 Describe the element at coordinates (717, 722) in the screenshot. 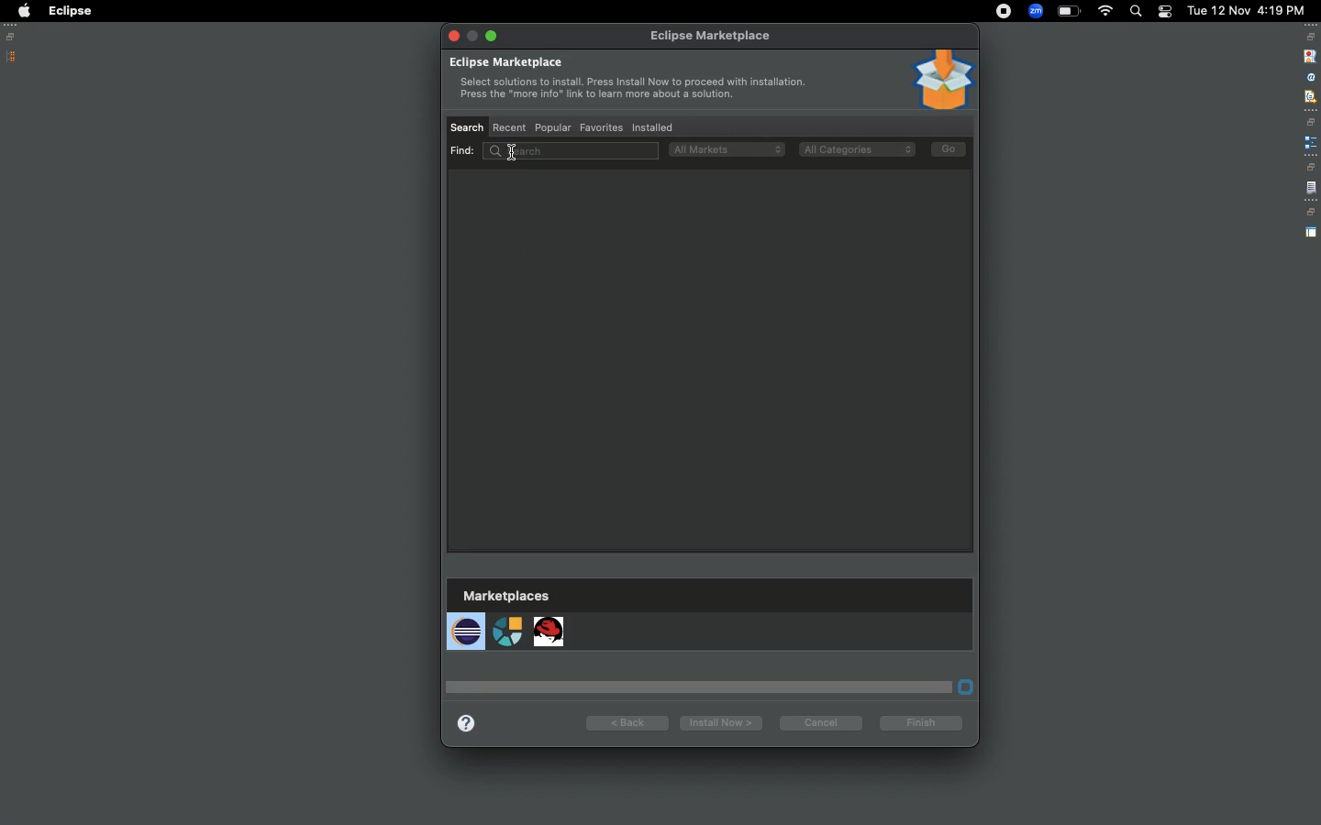

I see `Install now` at that location.